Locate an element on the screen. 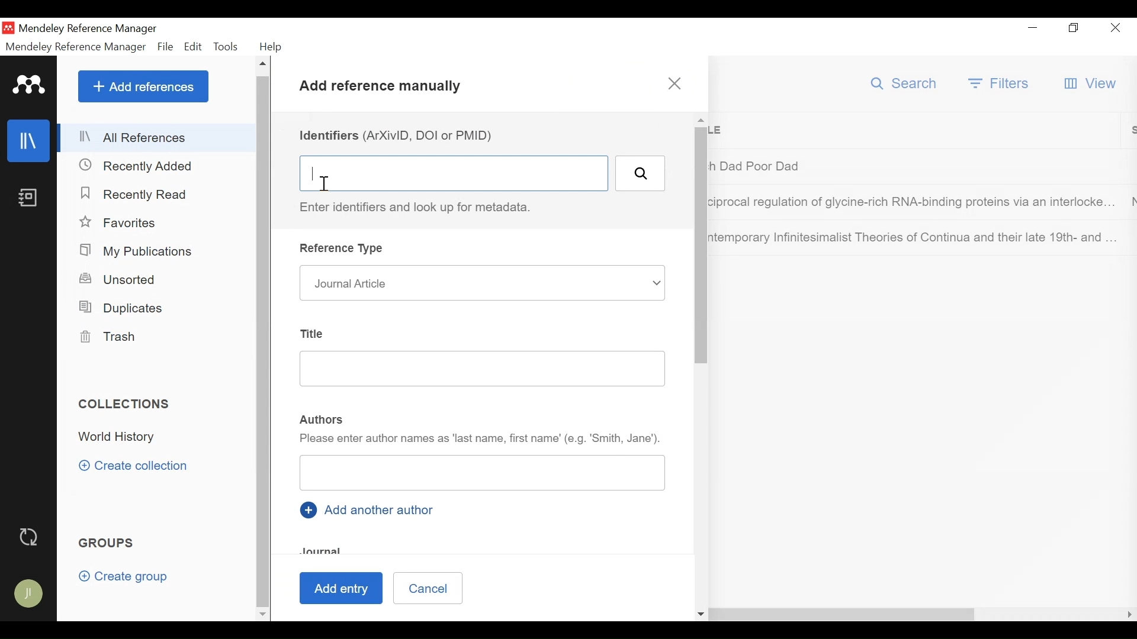 This screenshot has width=1137, height=639. Add References Manully is located at coordinates (381, 89).